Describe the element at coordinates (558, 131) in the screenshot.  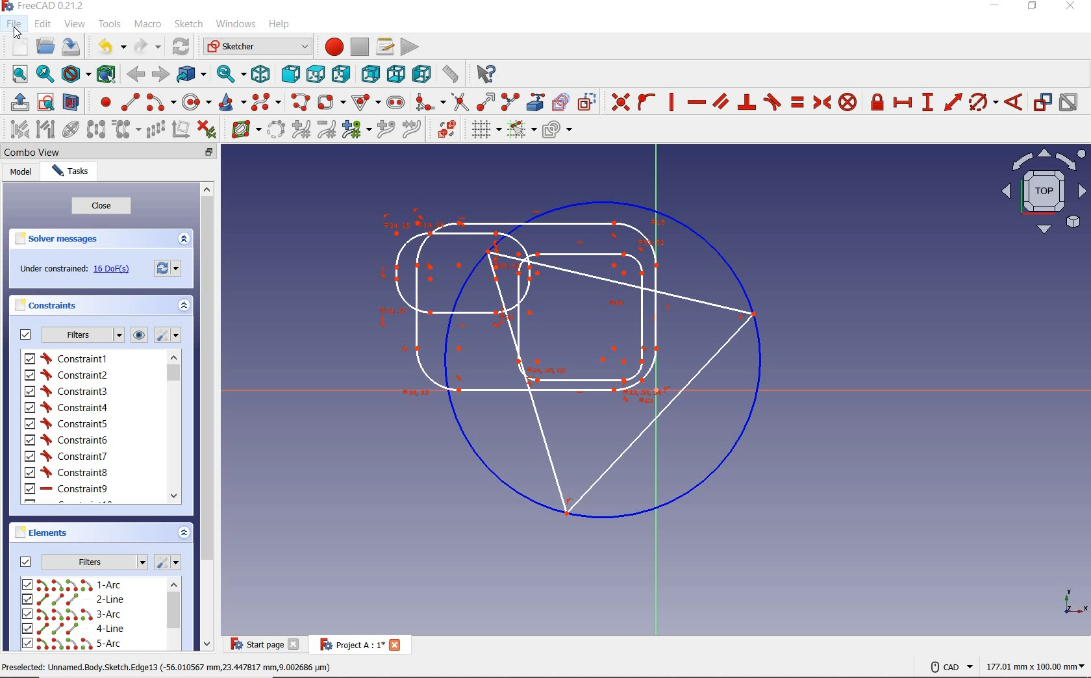
I see `configure rendering order` at that location.